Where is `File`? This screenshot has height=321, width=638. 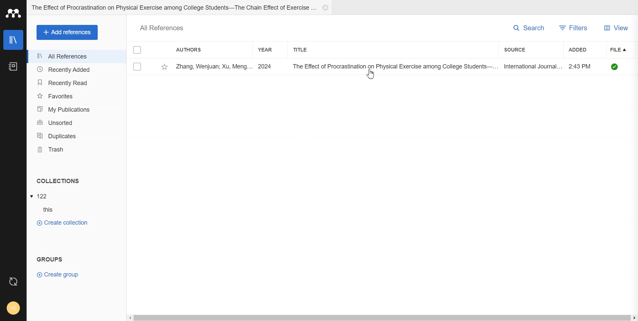 File is located at coordinates (41, 196).